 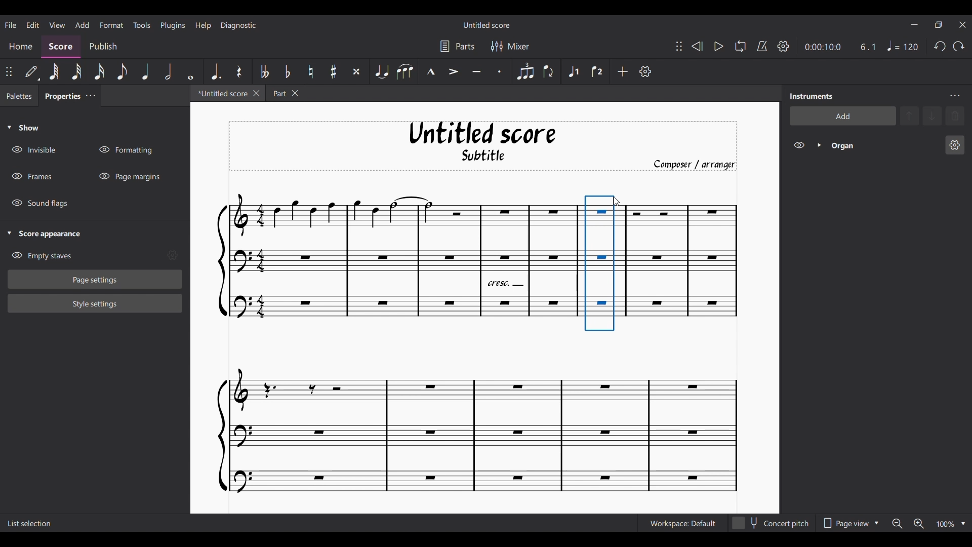 I want to click on Toggle double flat, so click(x=264, y=71).